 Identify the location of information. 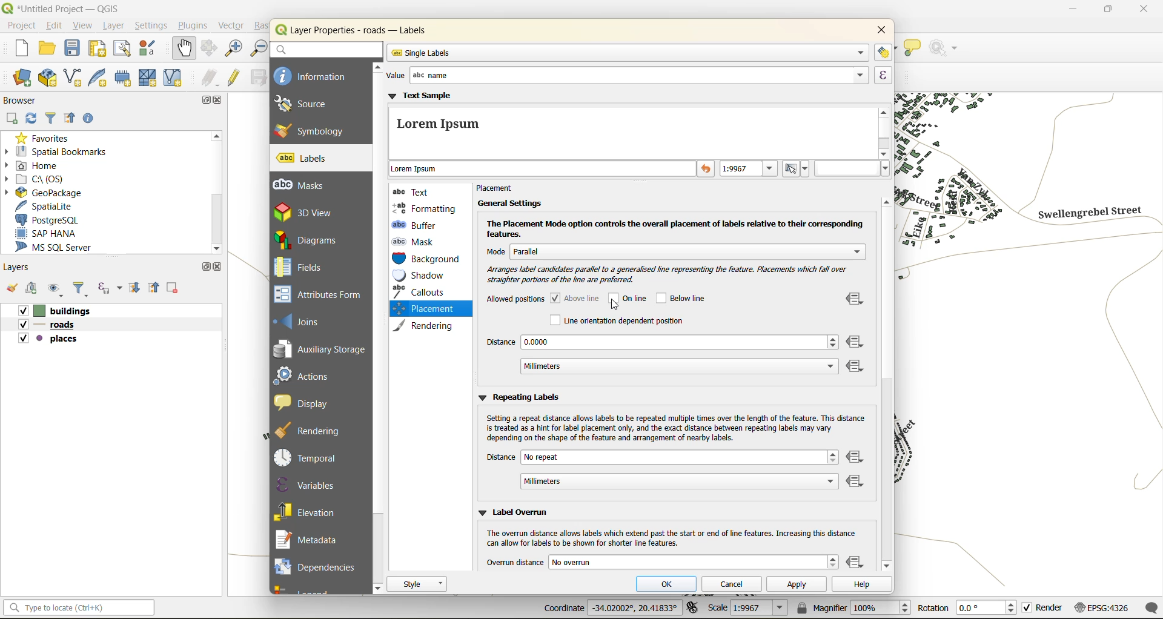
(312, 75).